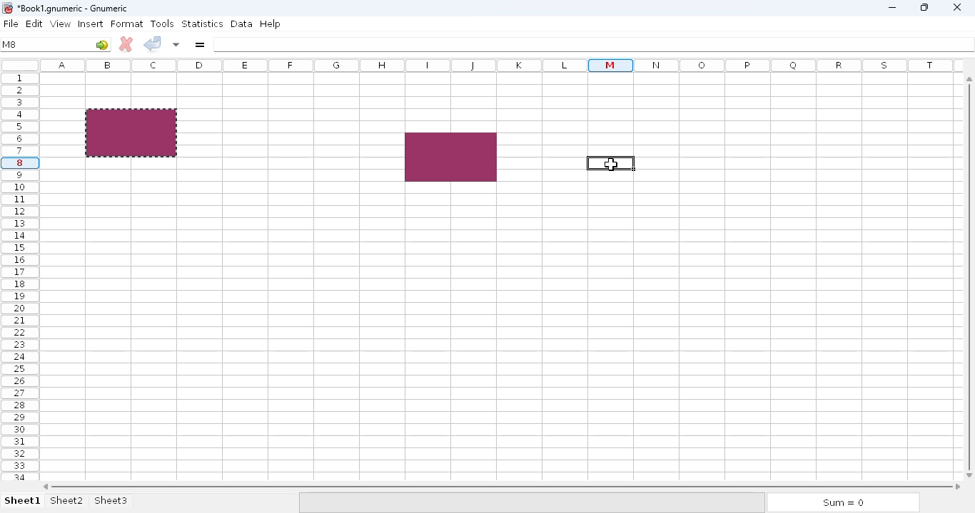 The image size is (975, 513). I want to click on accept change, so click(153, 43).